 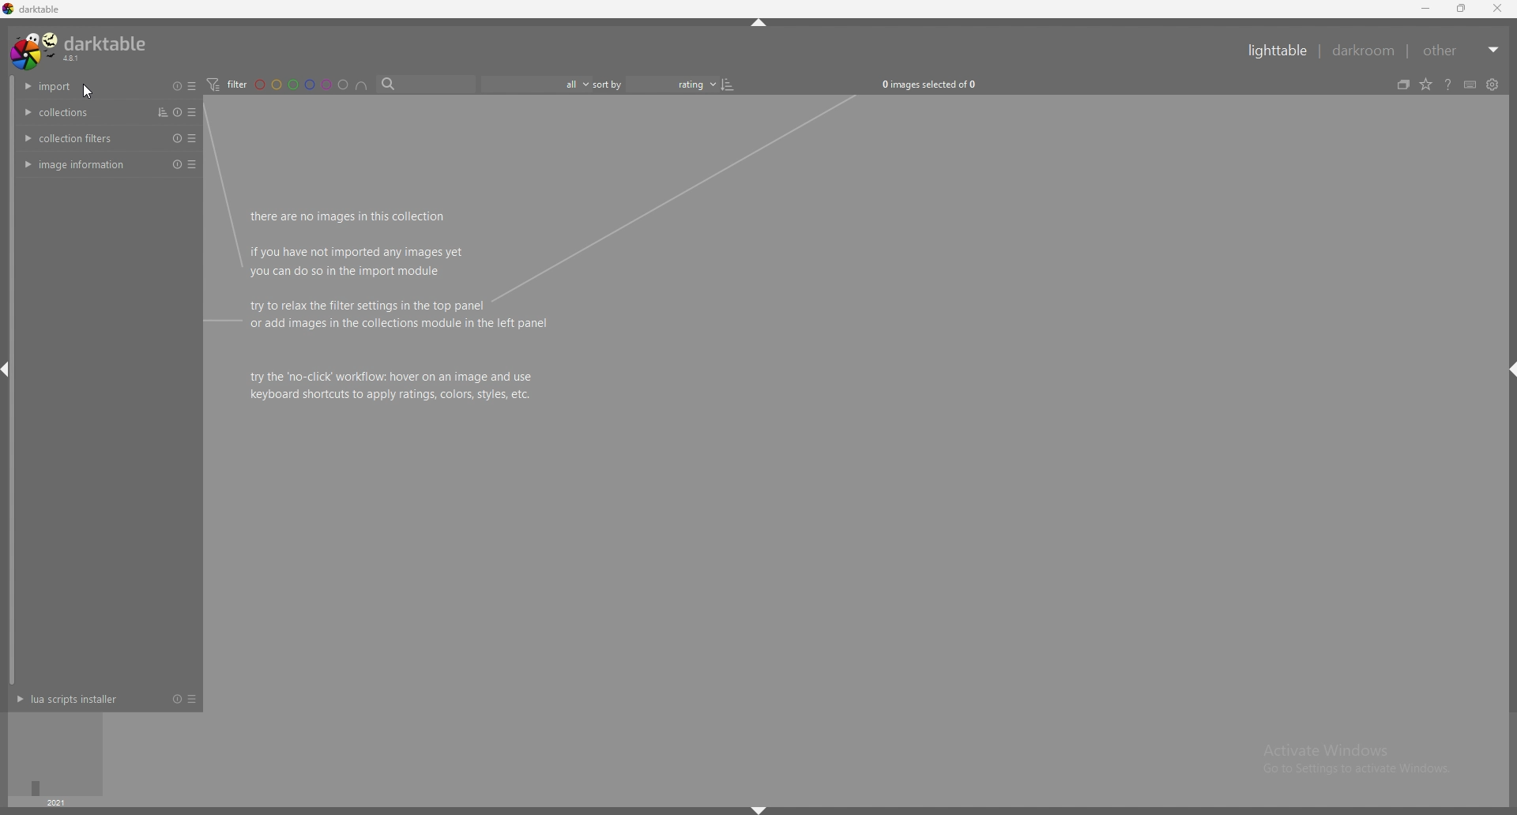 What do you see at coordinates (192, 113) in the screenshot?
I see `presets` at bounding box center [192, 113].